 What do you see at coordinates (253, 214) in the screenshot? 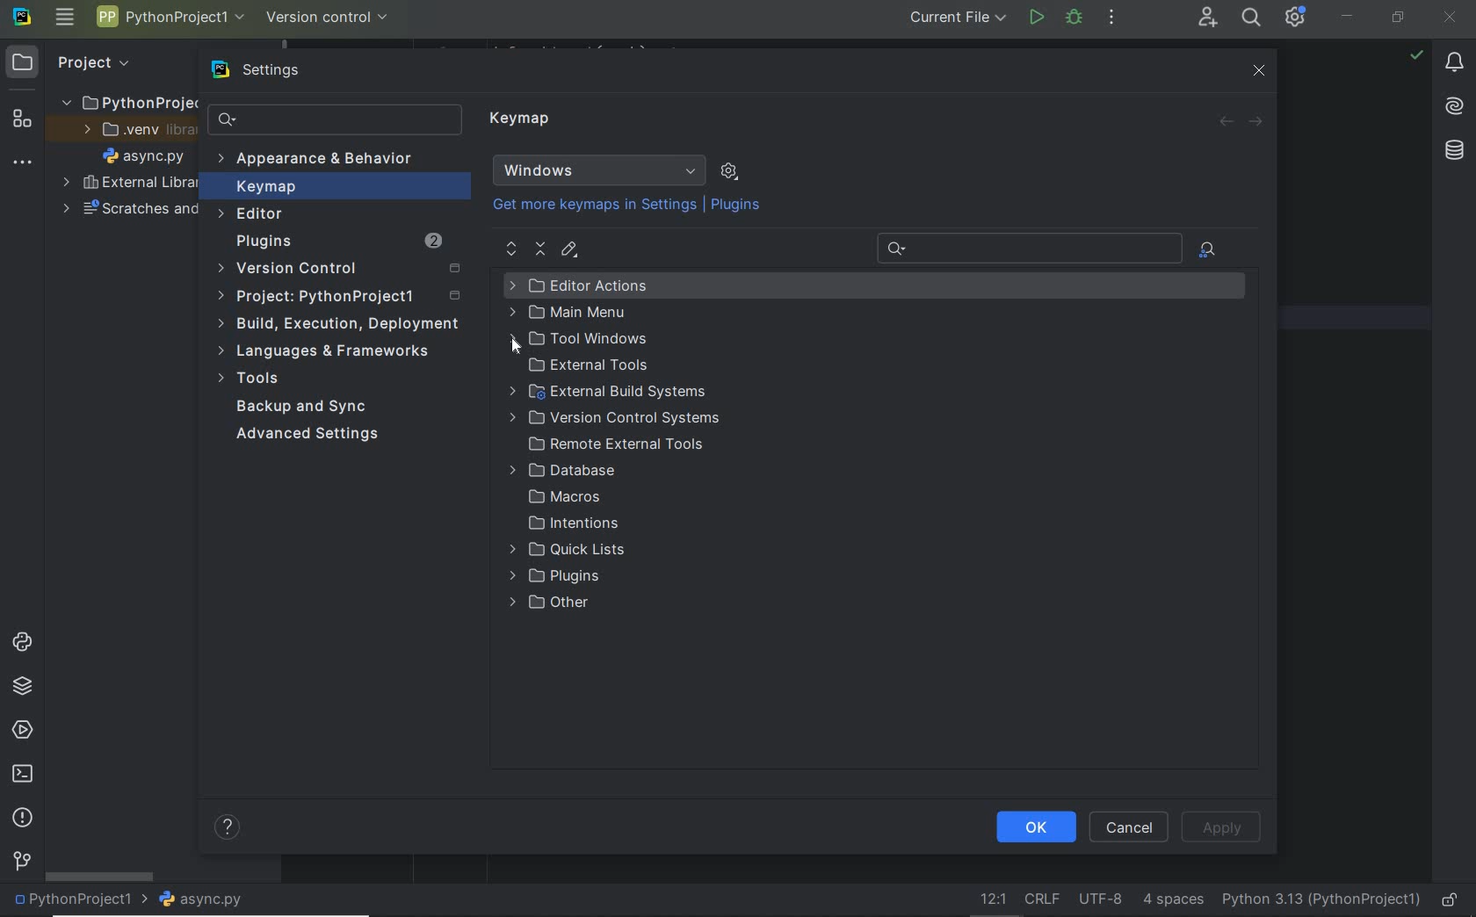
I see `Editor` at bounding box center [253, 214].